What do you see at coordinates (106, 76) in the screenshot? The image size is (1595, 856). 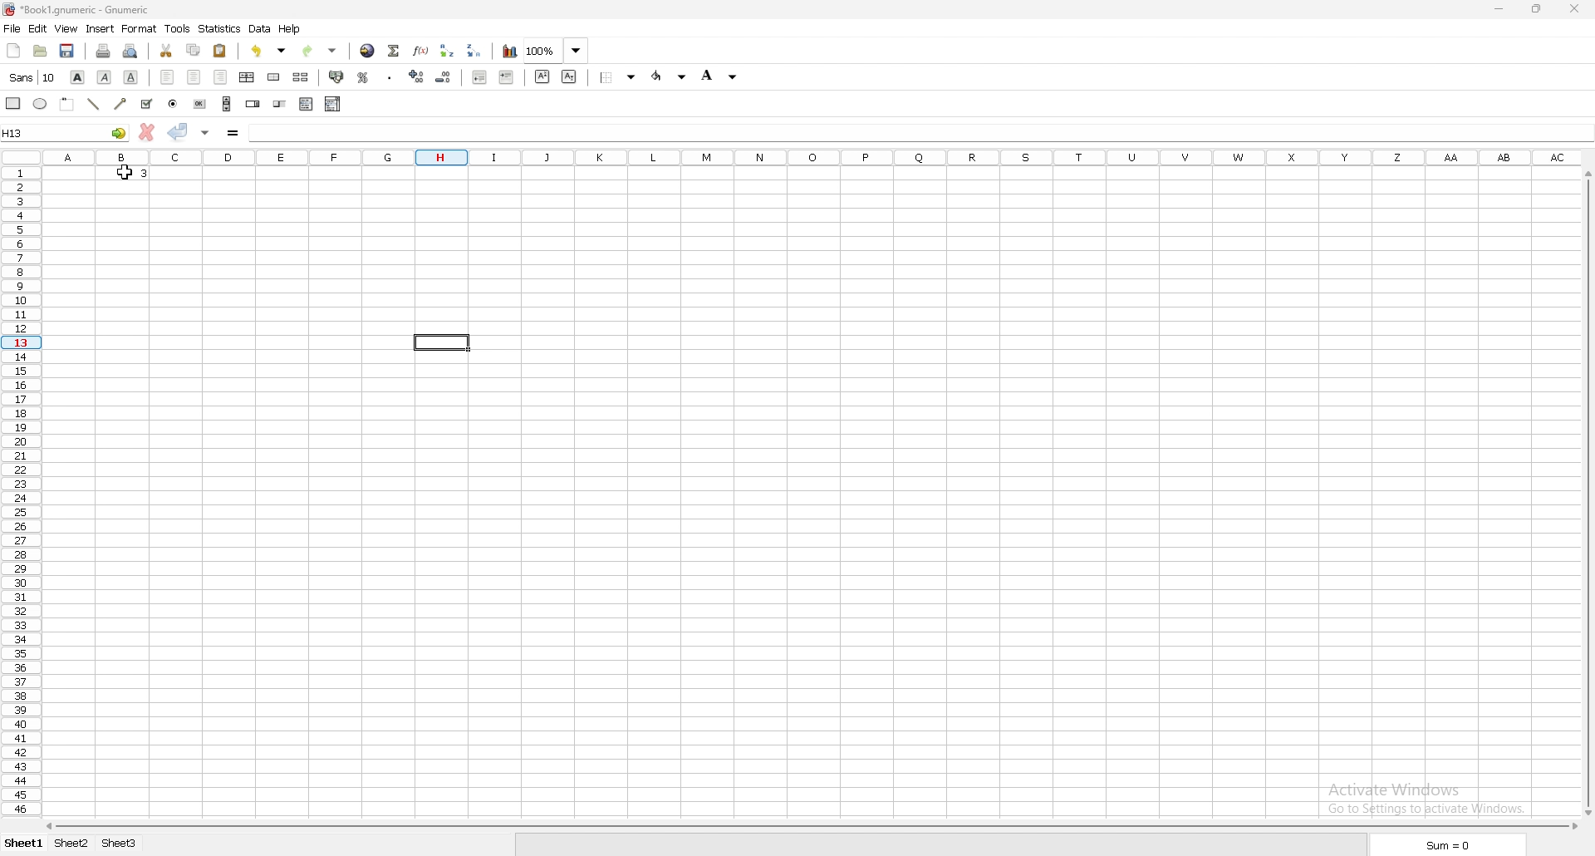 I see `italic` at bounding box center [106, 76].